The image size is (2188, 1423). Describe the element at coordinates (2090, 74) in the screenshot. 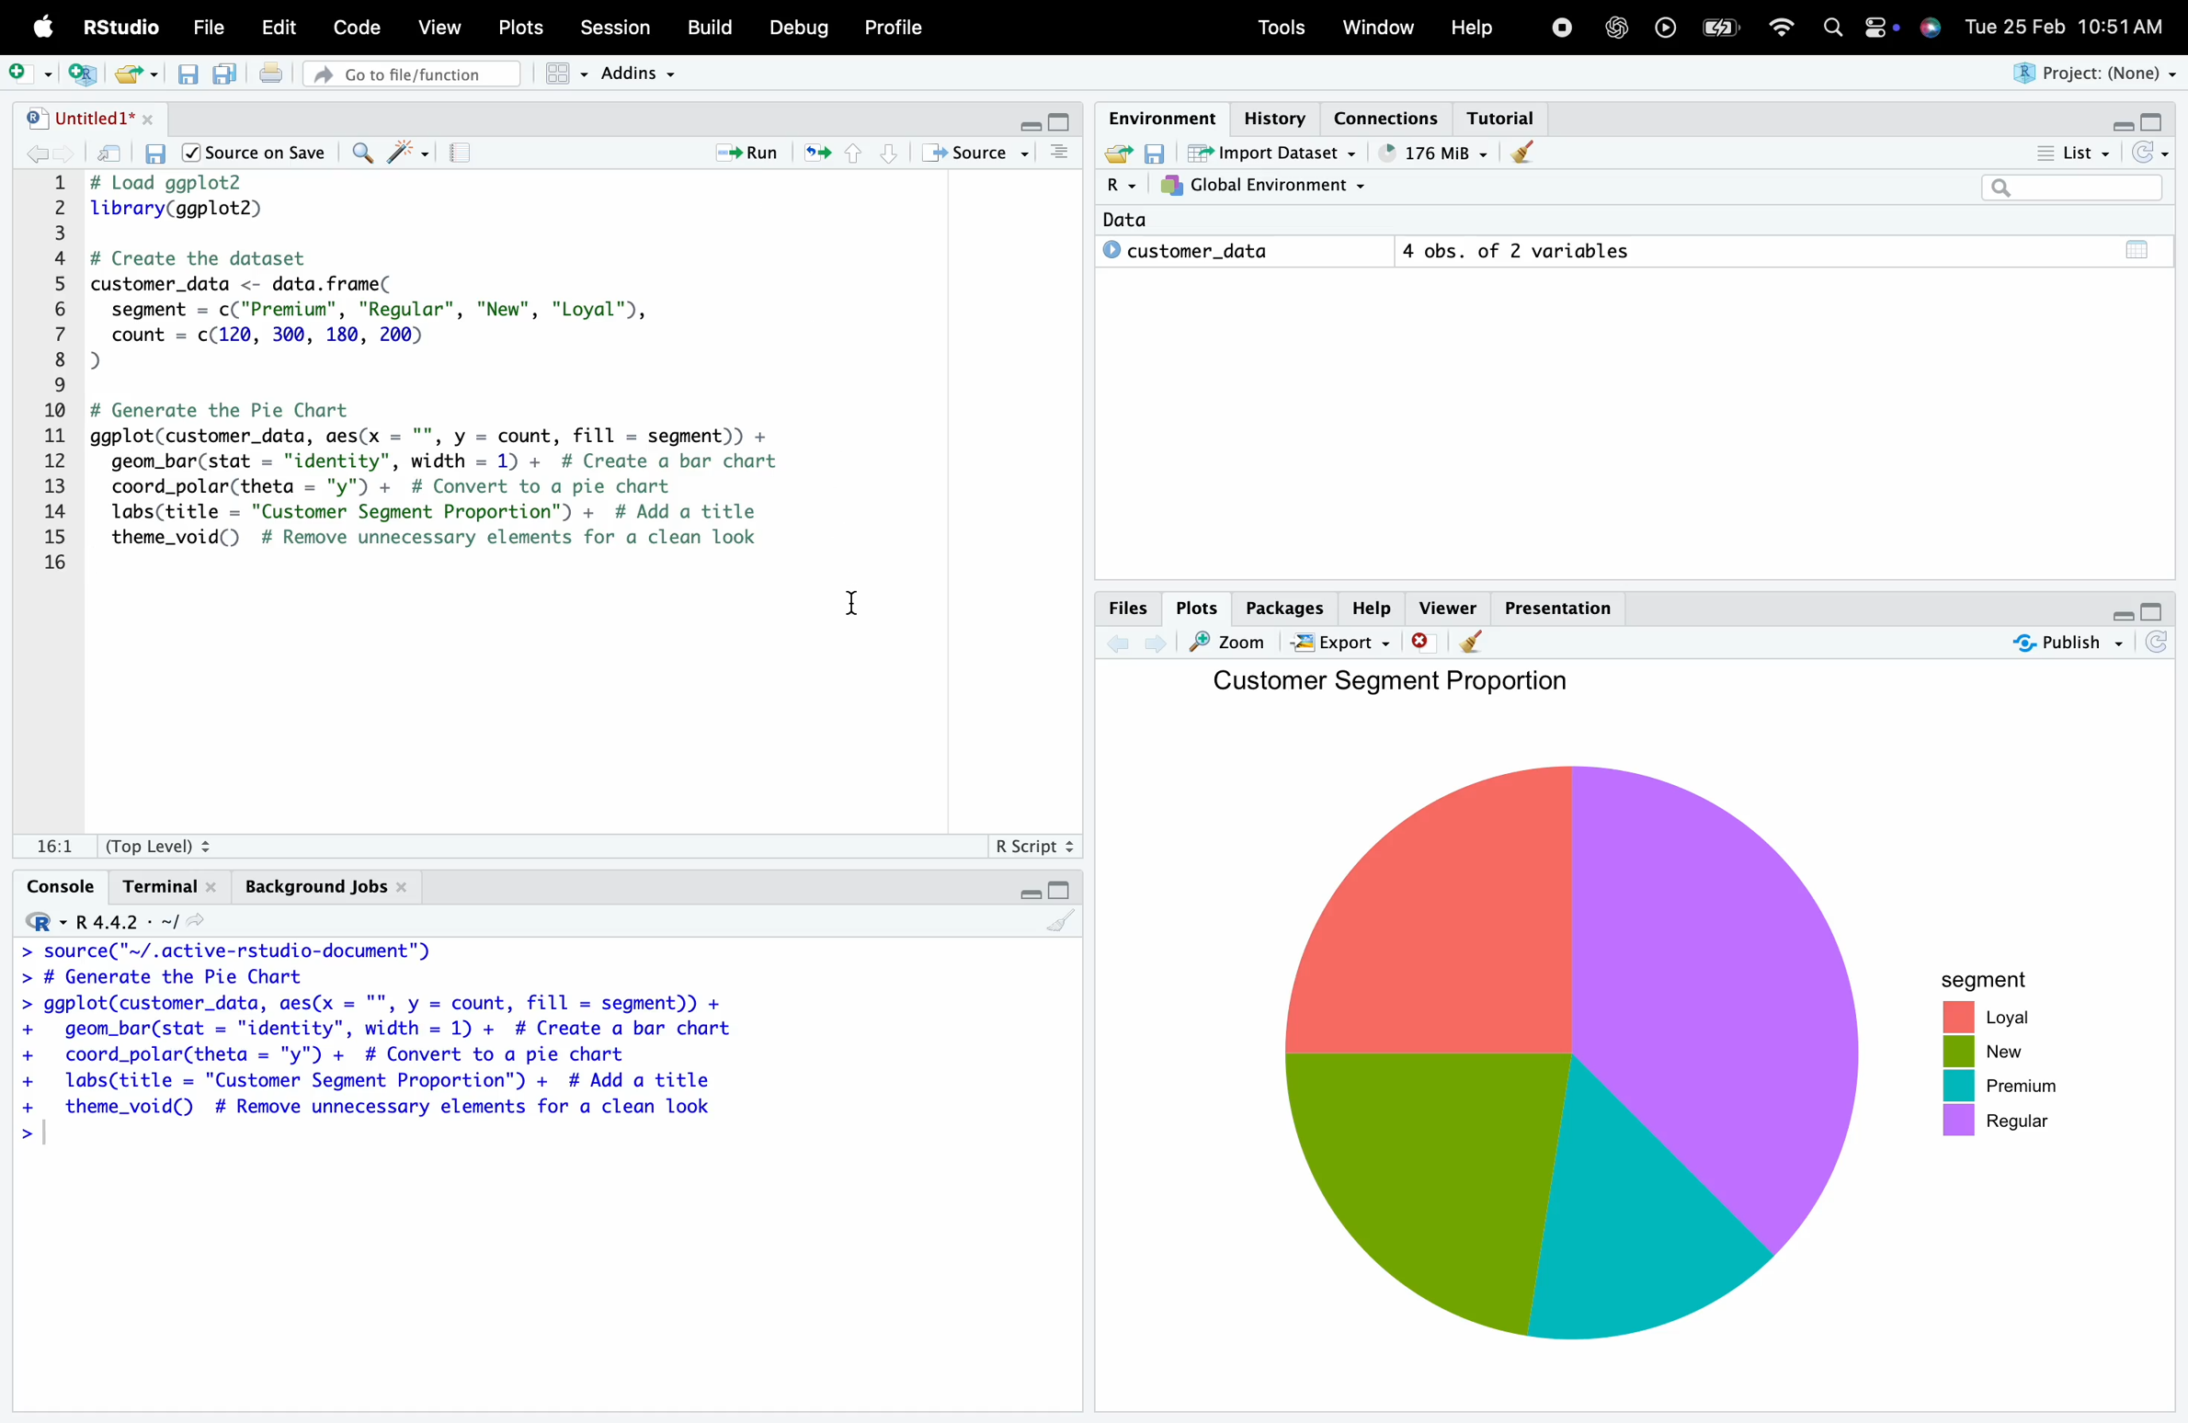

I see `Project: (None)` at that location.